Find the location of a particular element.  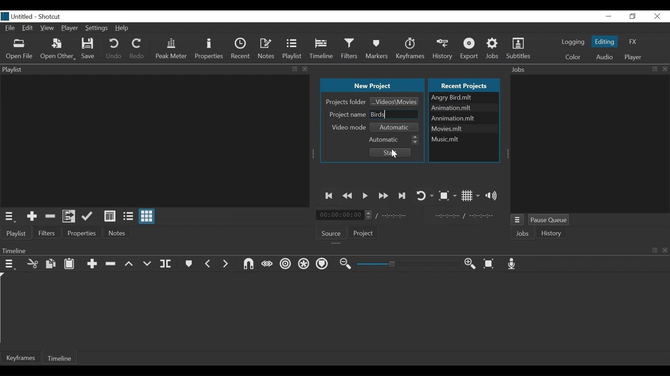

Zoom timeline out is located at coordinates (346, 264).